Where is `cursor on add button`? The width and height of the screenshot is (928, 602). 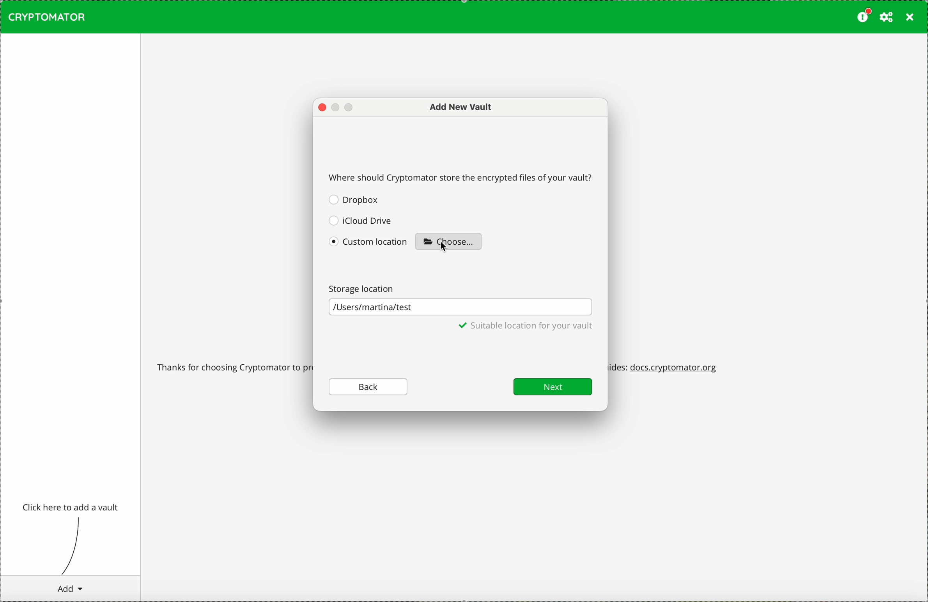
cursor on add button is located at coordinates (69, 588).